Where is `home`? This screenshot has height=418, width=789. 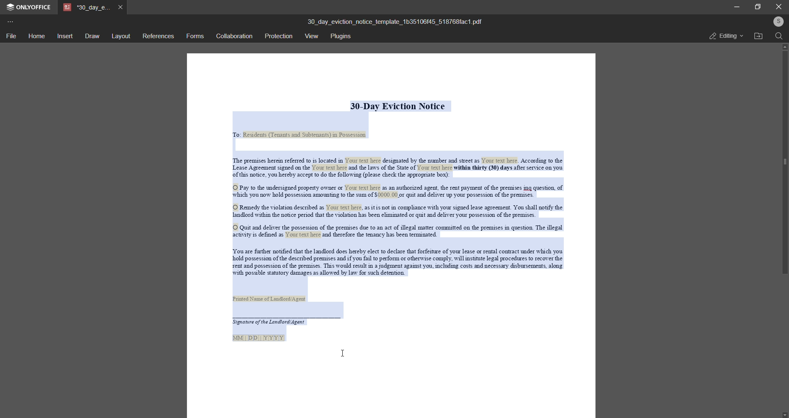 home is located at coordinates (35, 36).